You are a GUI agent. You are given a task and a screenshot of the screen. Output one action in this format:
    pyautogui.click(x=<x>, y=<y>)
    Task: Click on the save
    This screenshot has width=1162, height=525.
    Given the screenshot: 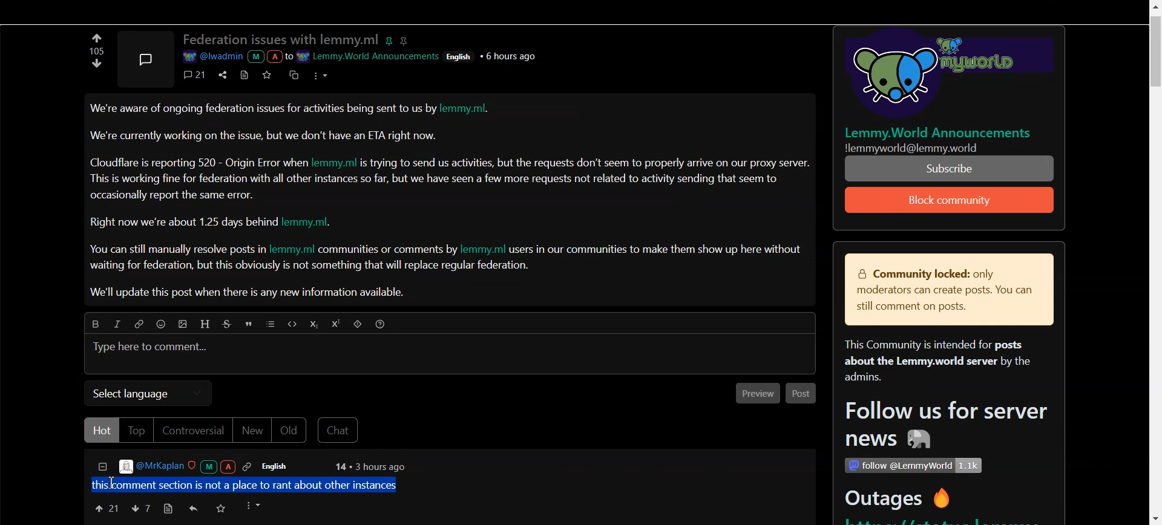 What is the action you would take?
    pyautogui.click(x=269, y=74)
    